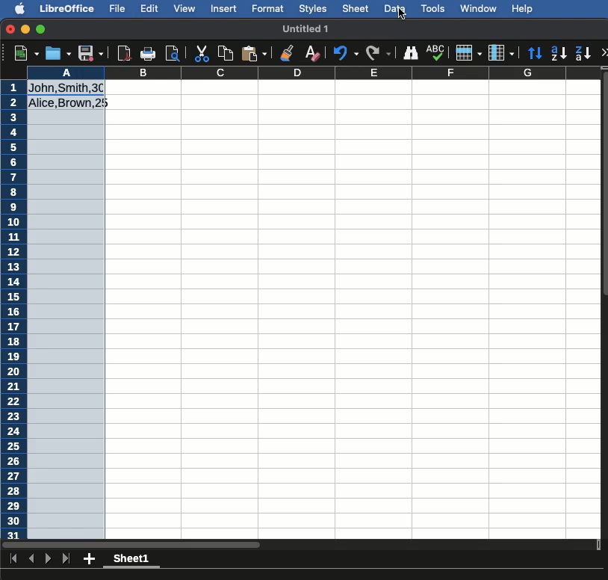  I want to click on Last sheet, so click(66, 559).